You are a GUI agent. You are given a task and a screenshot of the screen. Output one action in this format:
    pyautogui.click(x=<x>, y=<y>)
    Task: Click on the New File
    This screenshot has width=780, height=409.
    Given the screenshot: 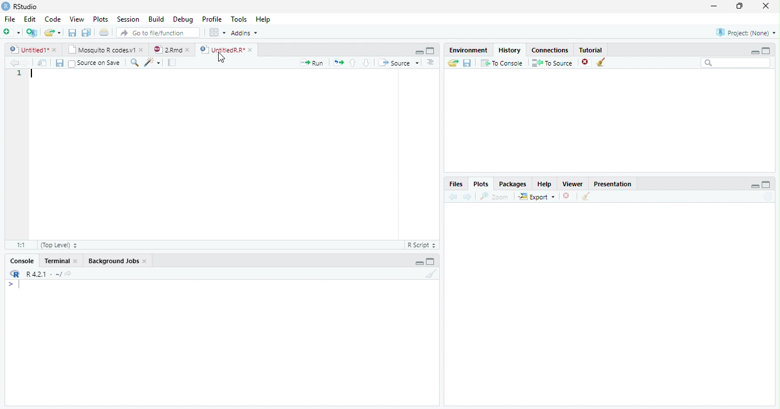 What is the action you would take?
    pyautogui.click(x=12, y=32)
    